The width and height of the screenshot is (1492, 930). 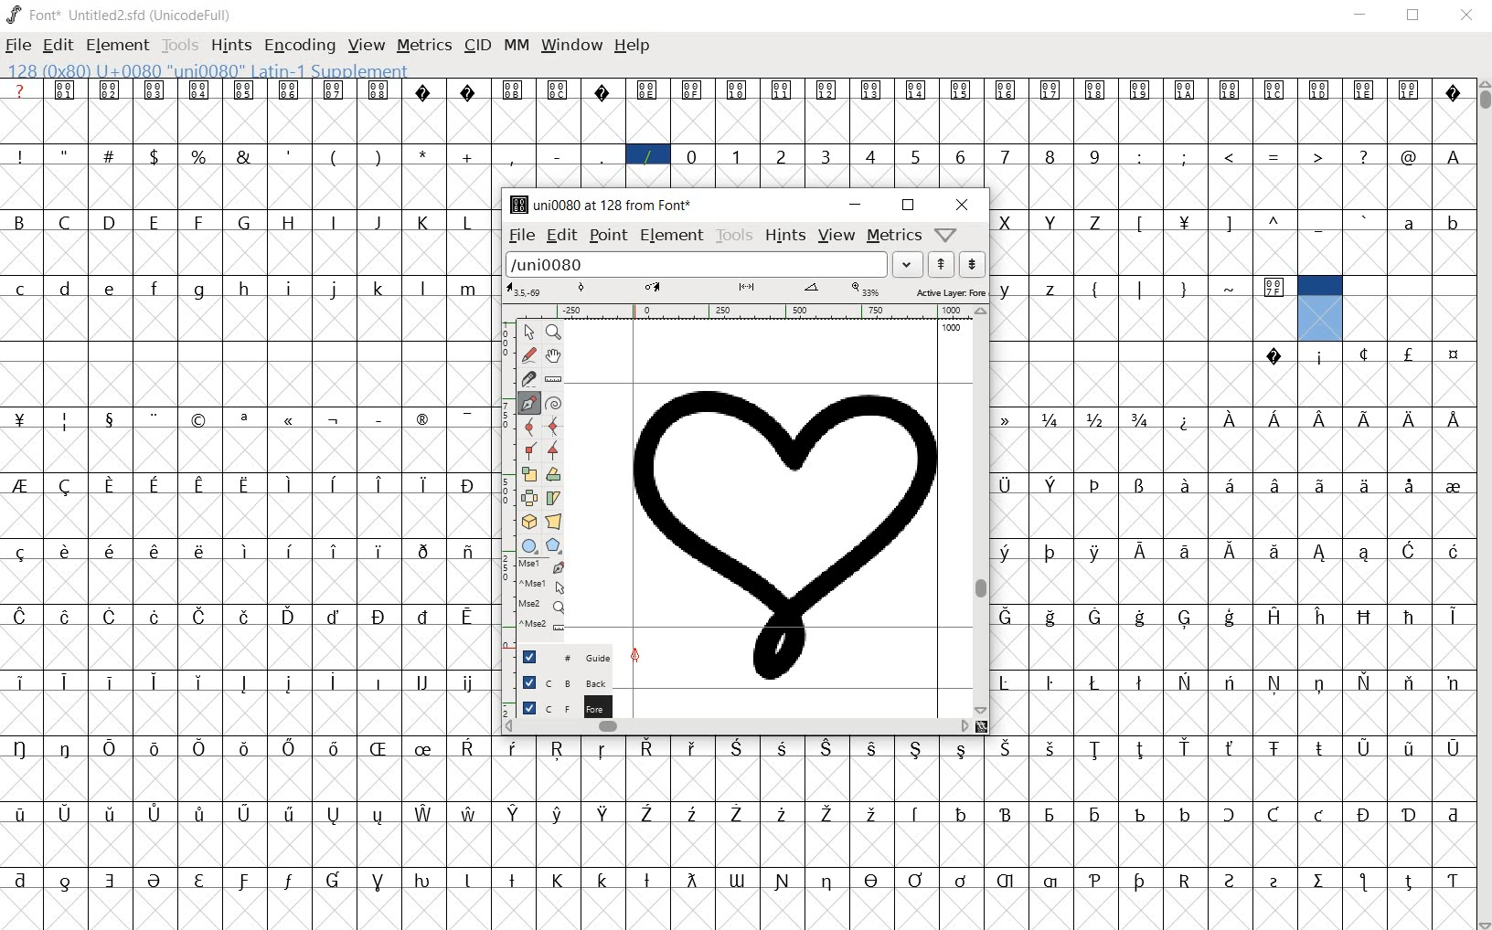 I want to click on glyph, so click(x=1051, y=223).